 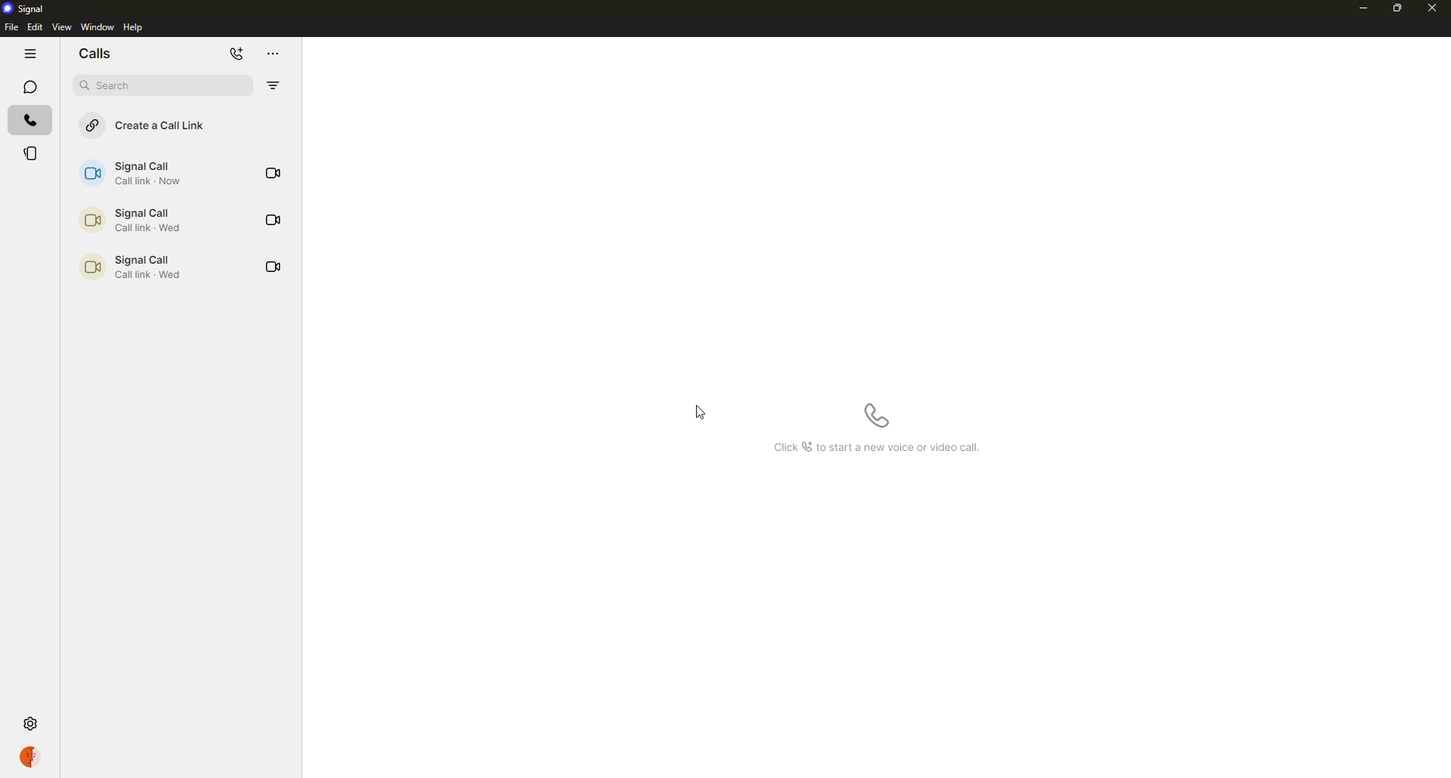 I want to click on filter by missed, so click(x=273, y=85).